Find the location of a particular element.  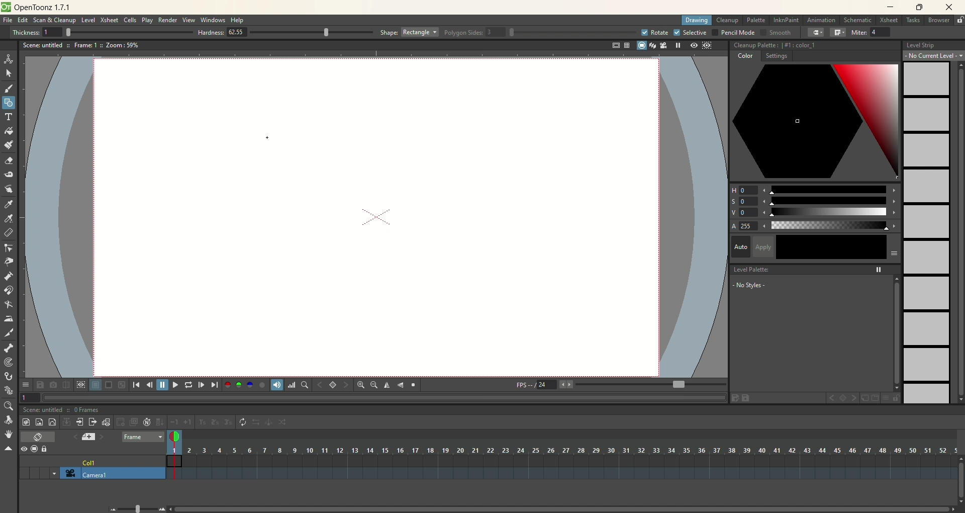

zoom out is located at coordinates (374, 386).